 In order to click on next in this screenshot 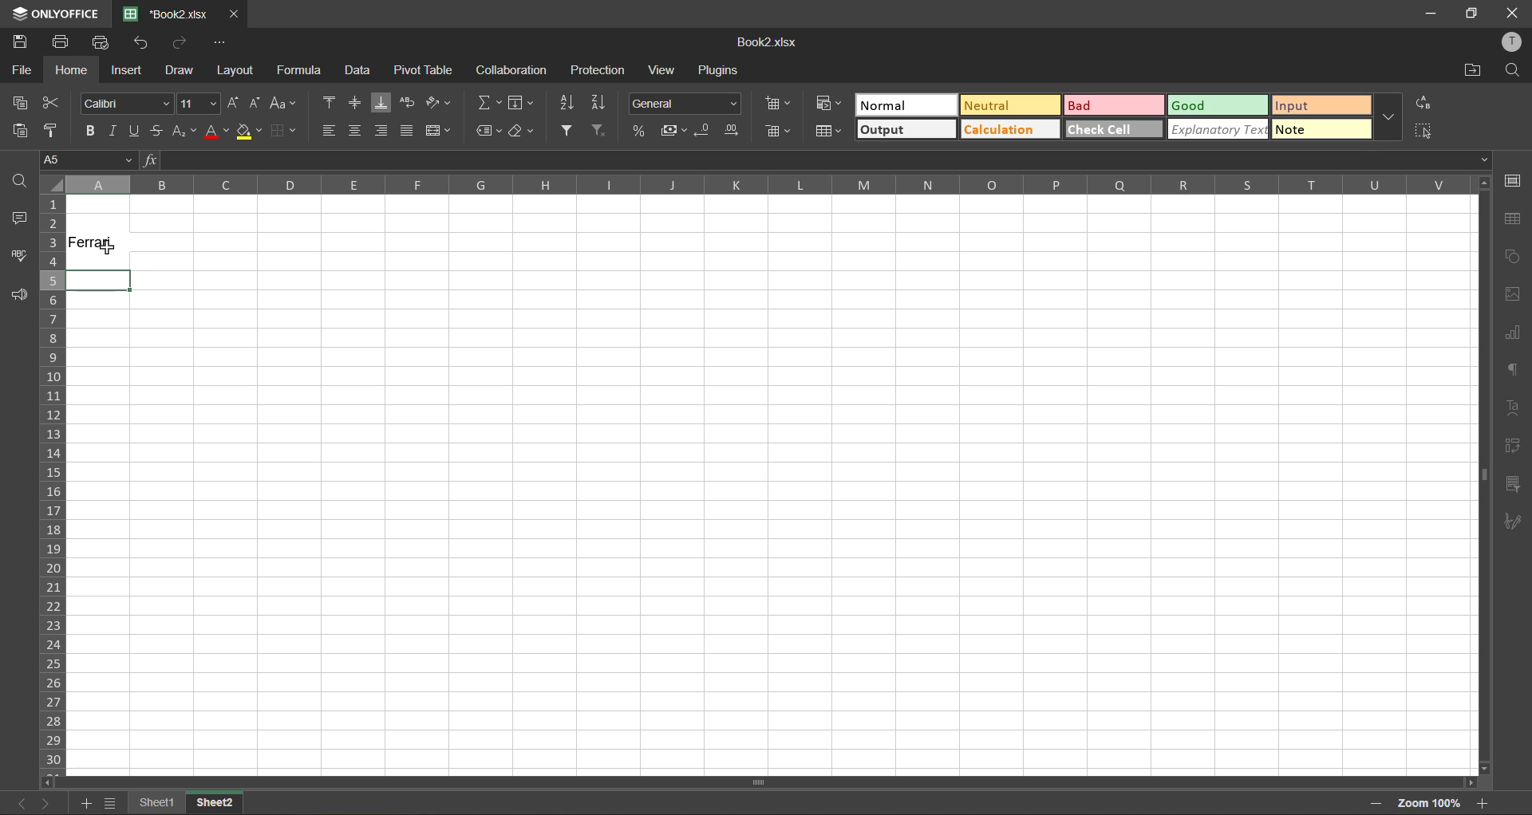, I will do `click(44, 803)`.